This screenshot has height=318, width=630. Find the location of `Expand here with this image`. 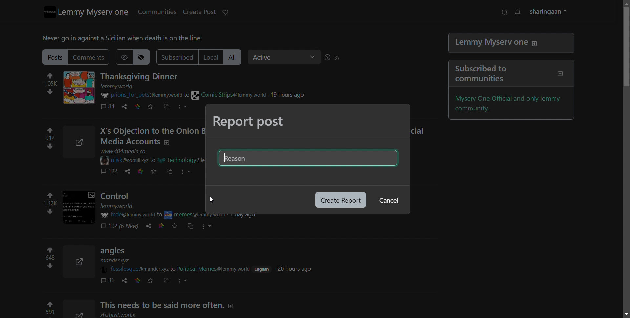

Expand here with this image is located at coordinates (83, 208).